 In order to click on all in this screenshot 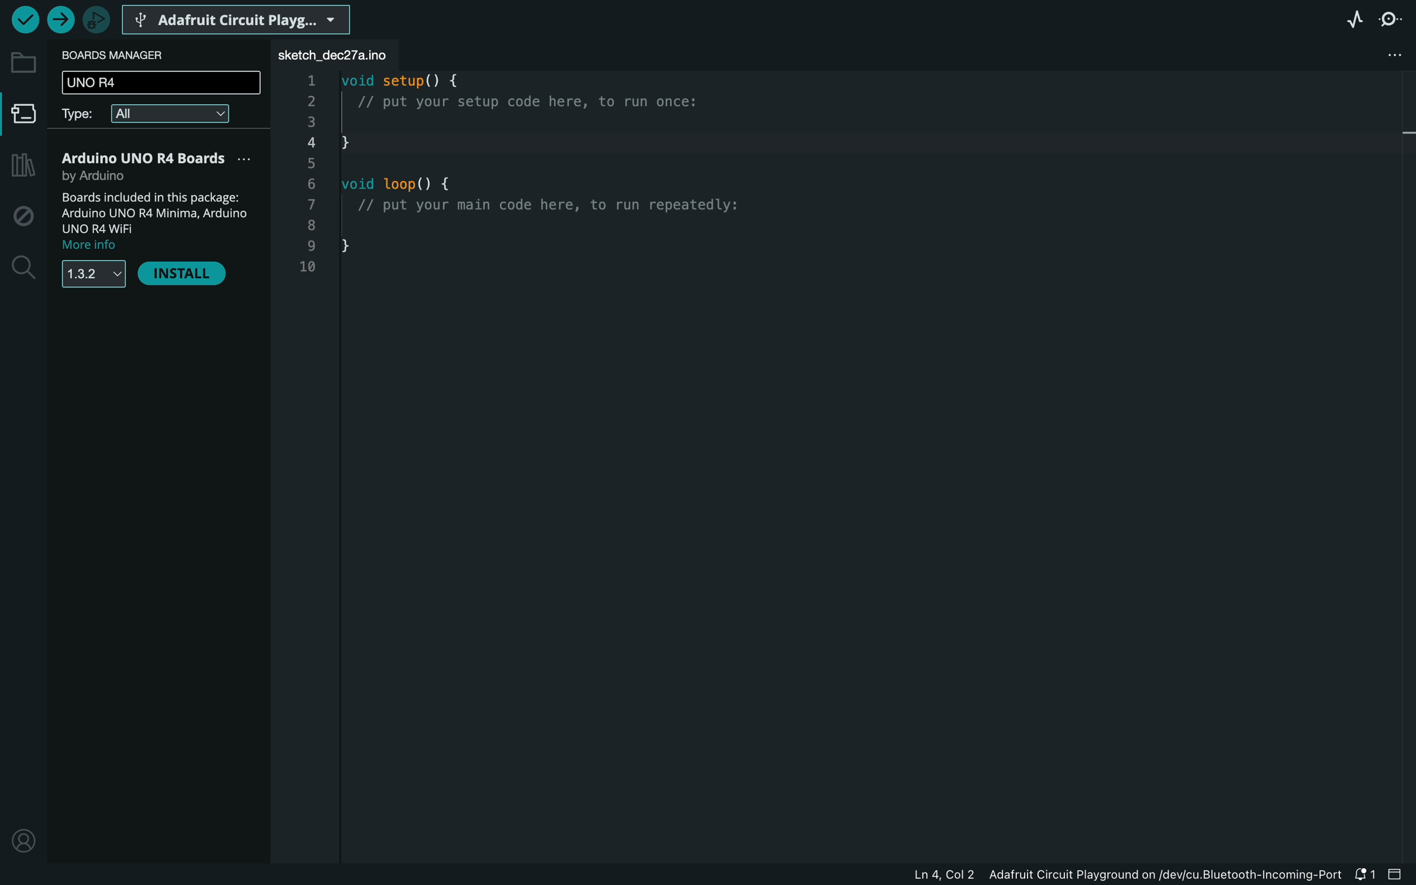, I will do `click(169, 119)`.